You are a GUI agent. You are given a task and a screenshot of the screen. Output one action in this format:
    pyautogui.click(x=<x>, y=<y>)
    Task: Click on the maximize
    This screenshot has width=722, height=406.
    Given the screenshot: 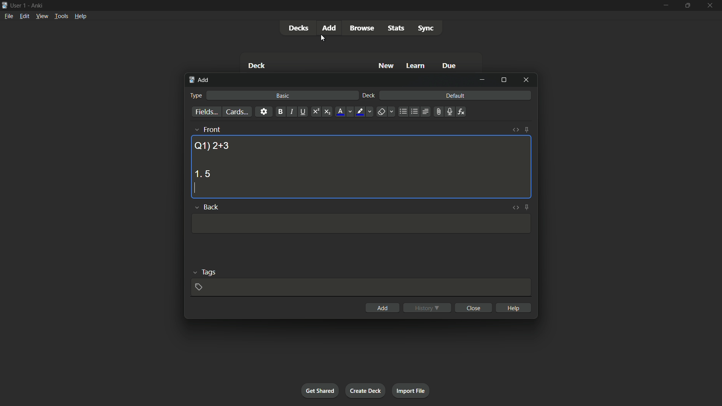 What is the action you would take?
    pyautogui.click(x=687, y=5)
    